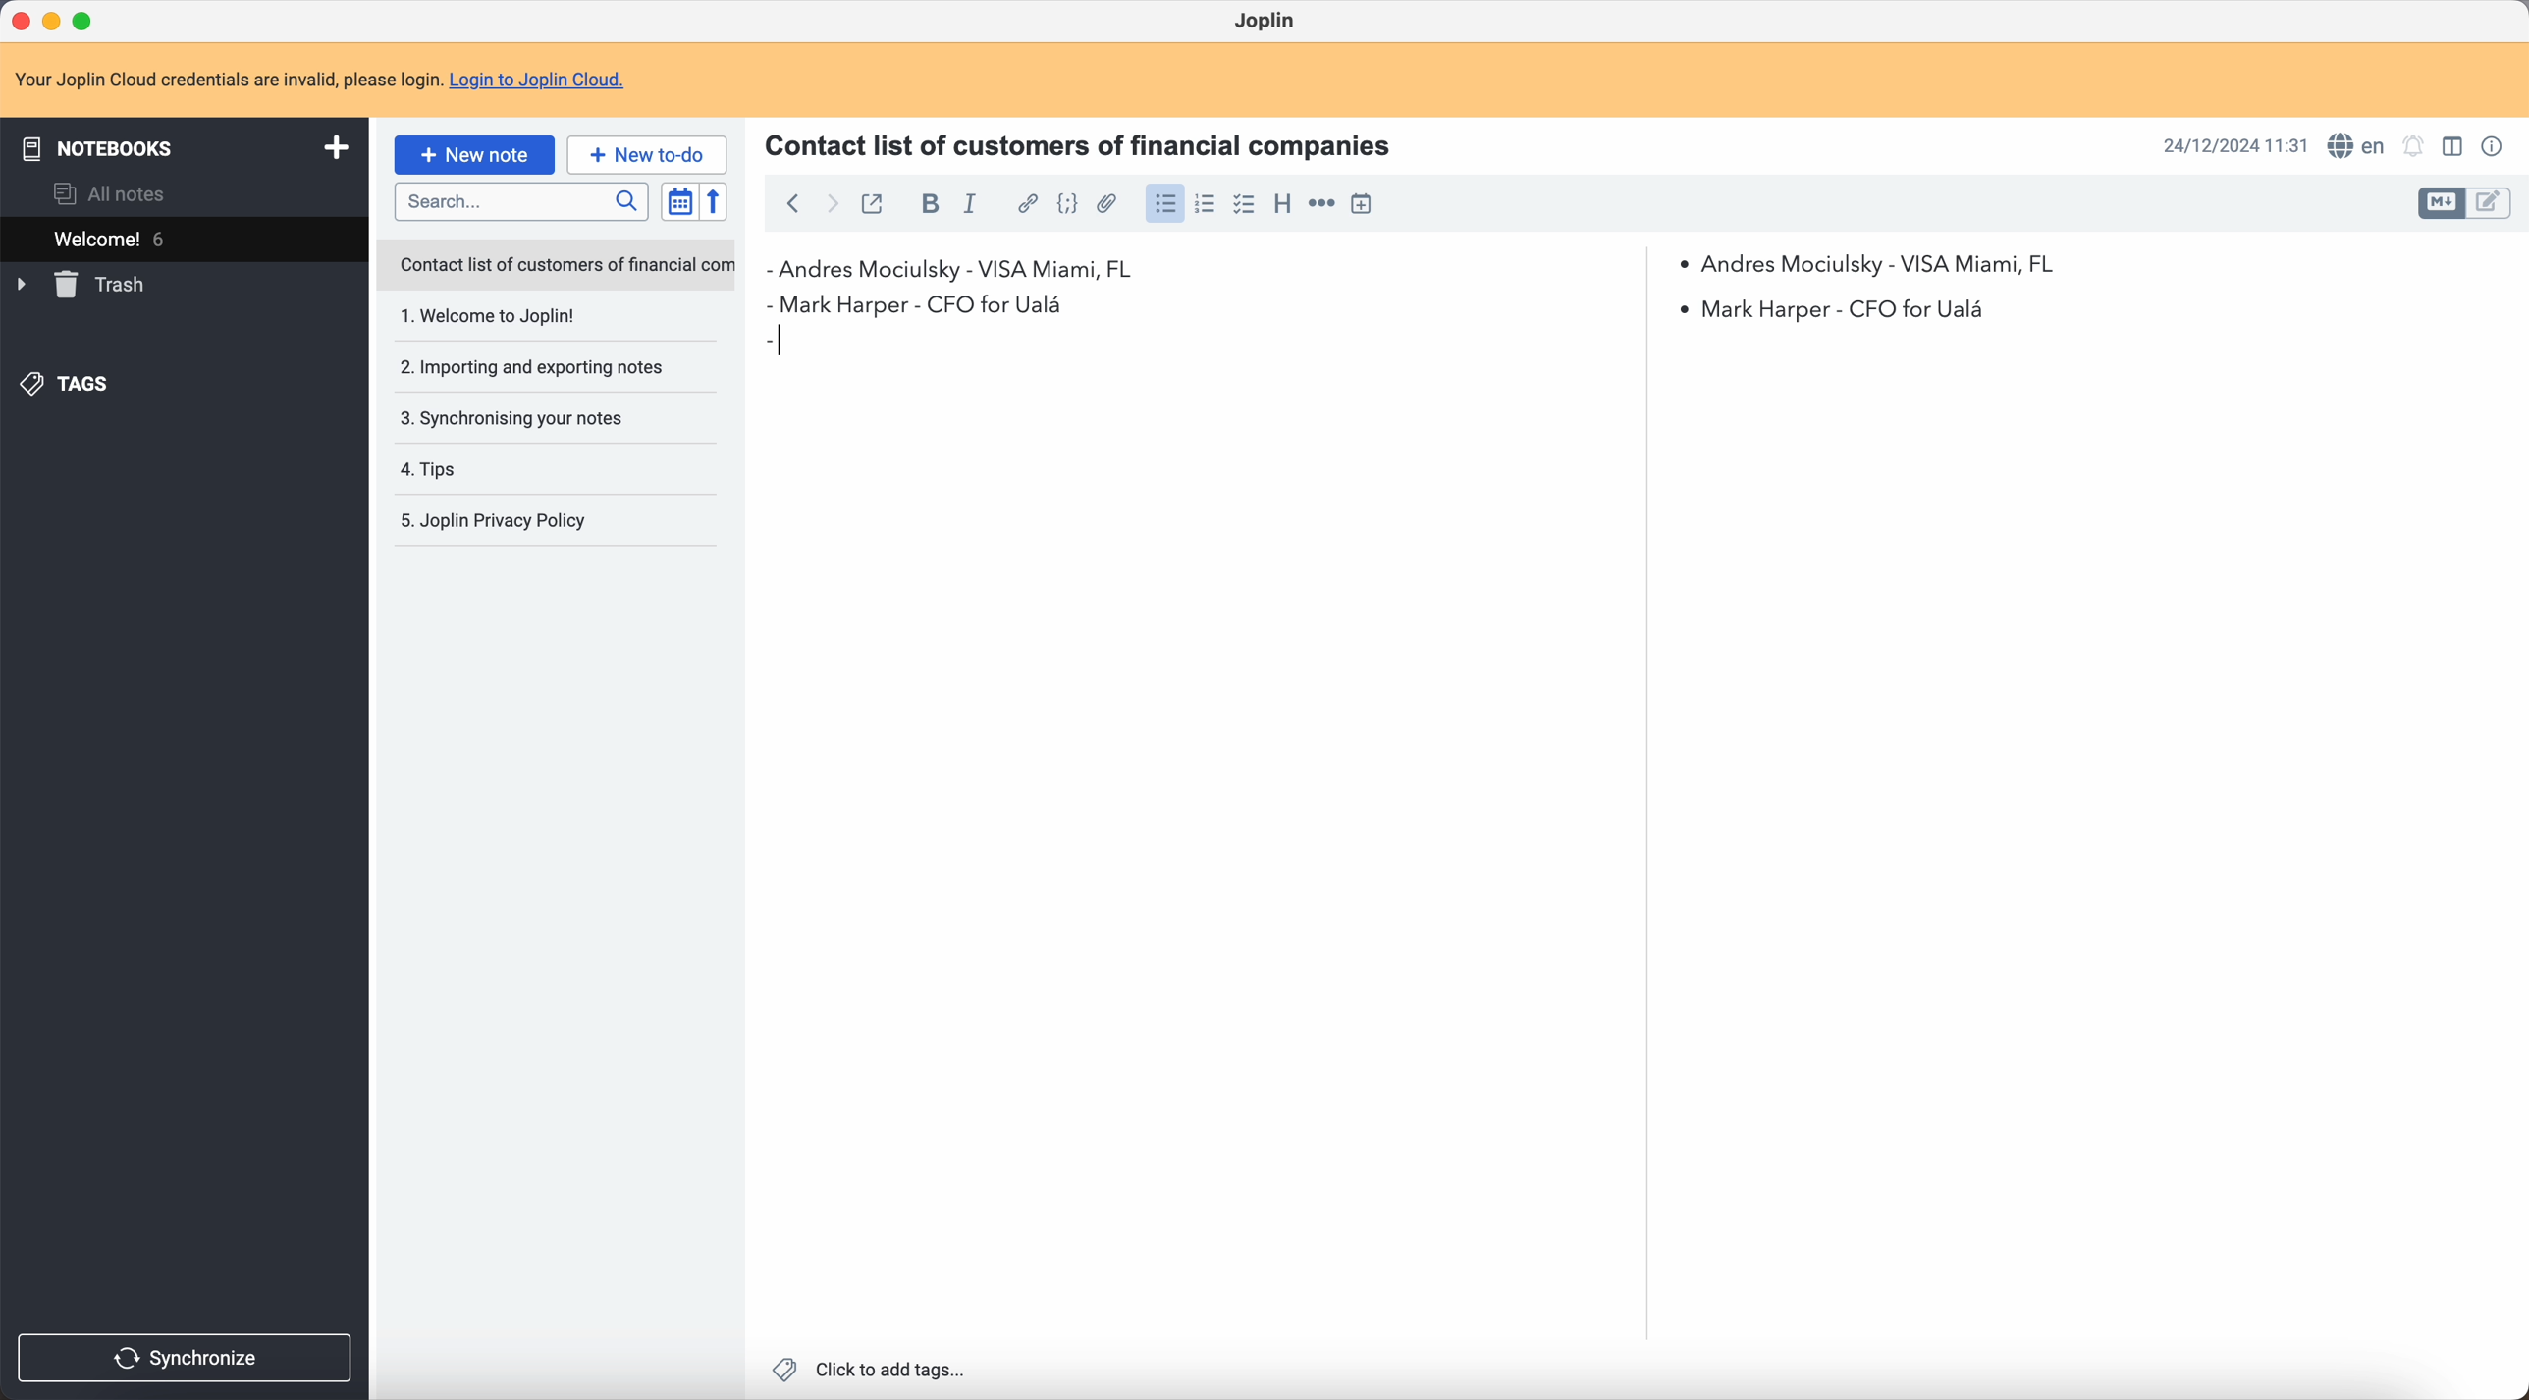  Describe the element at coordinates (111, 191) in the screenshot. I see `all notes` at that location.